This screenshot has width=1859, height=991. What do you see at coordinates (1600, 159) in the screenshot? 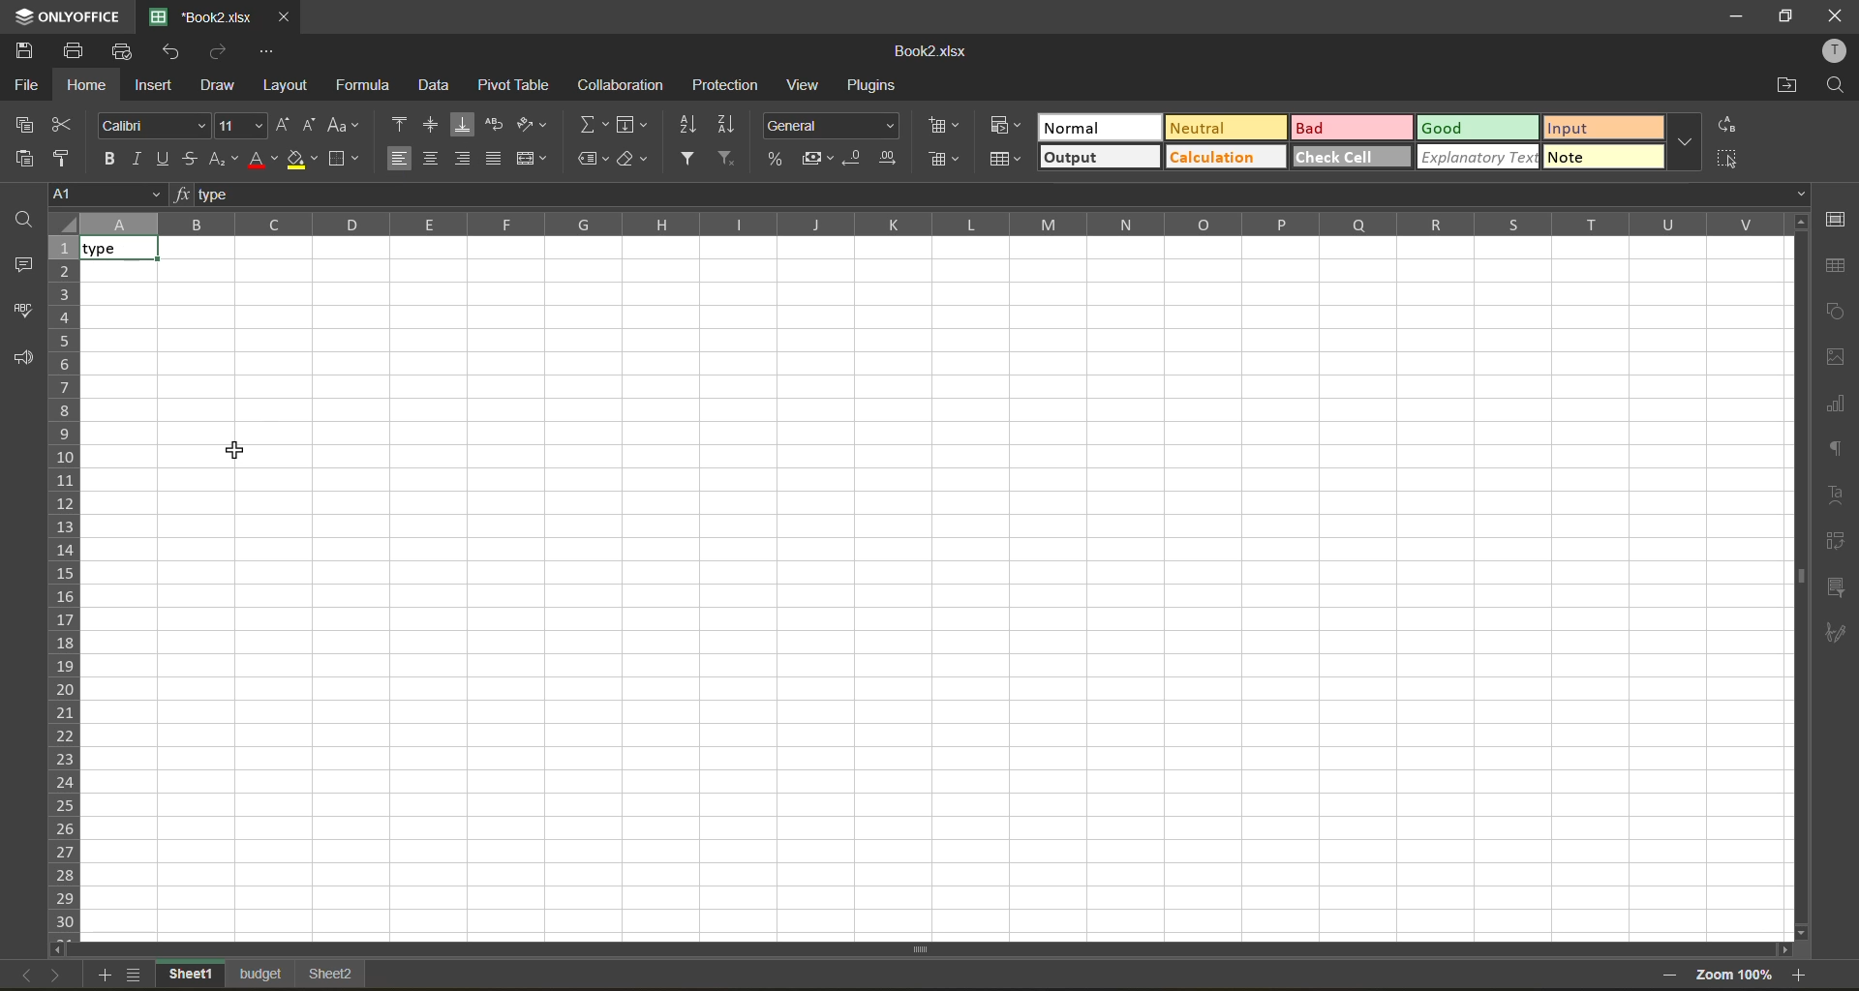
I see `more` at bounding box center [1600, 159].